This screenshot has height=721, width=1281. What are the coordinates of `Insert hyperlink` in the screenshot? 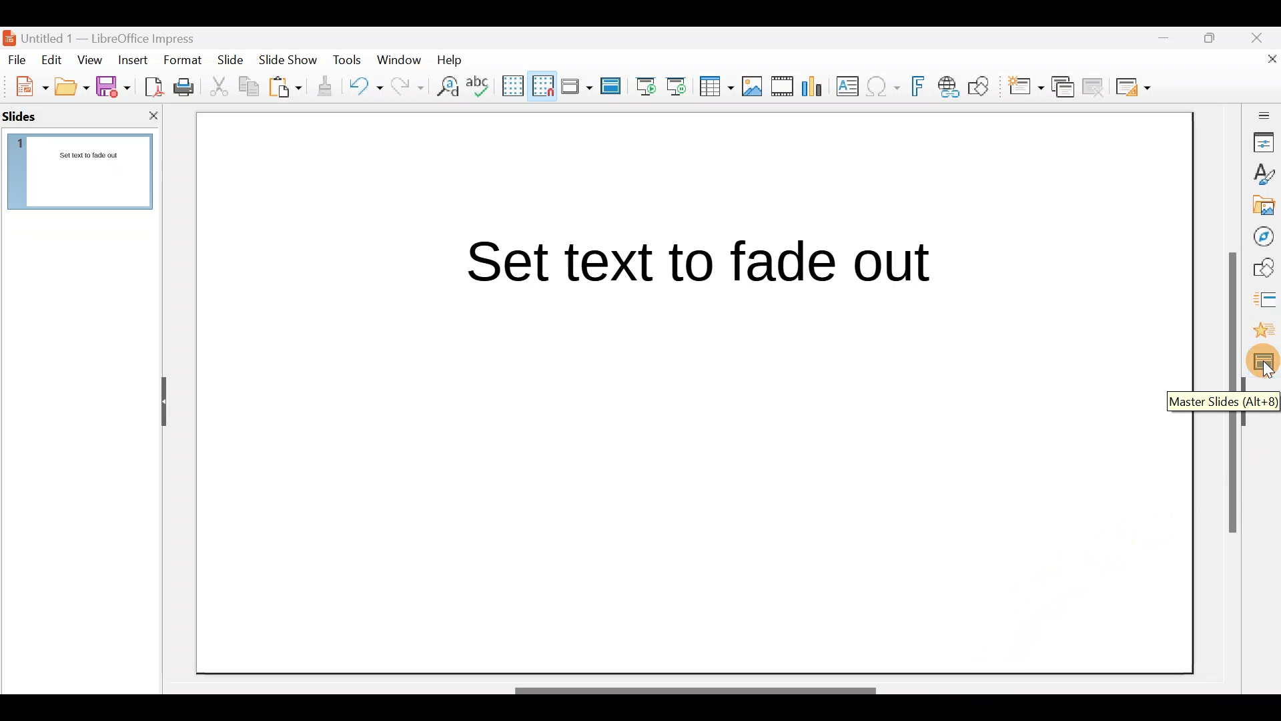 It's located at (949, 86).